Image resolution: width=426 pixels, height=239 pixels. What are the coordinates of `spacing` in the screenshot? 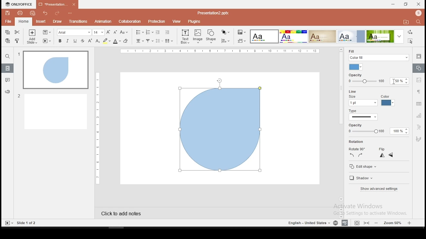 It's located at (159, 40).